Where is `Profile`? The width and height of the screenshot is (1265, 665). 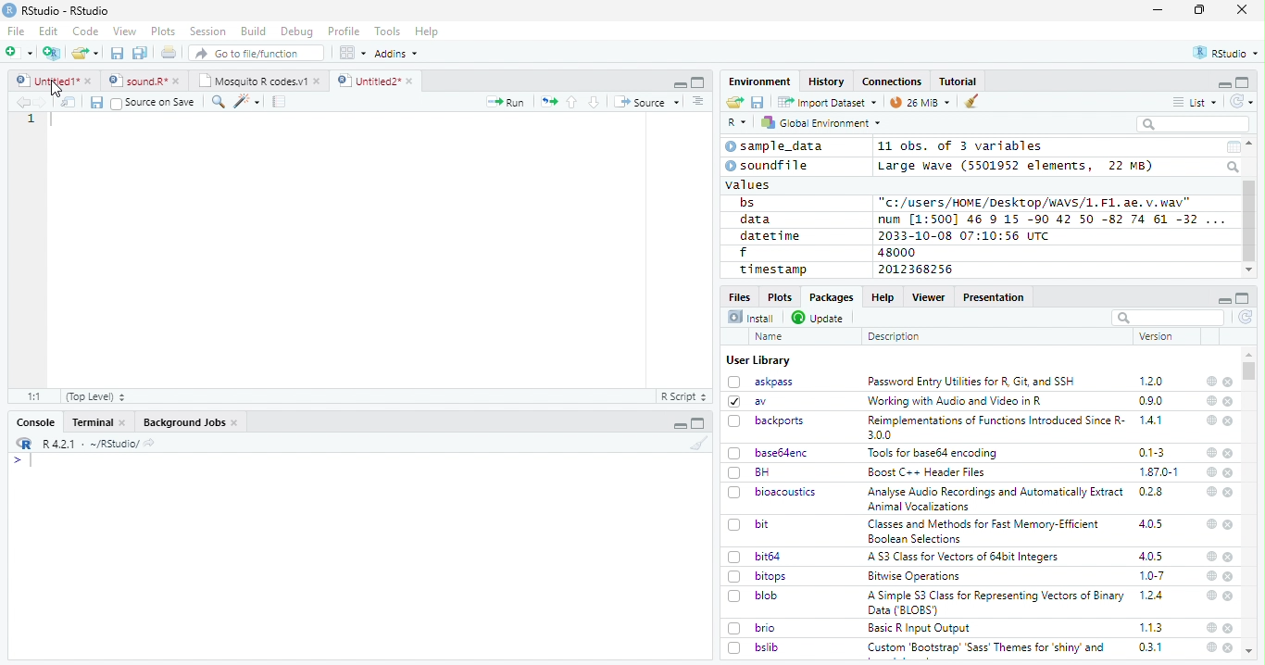
Profile is located at coordinates (344, 31).